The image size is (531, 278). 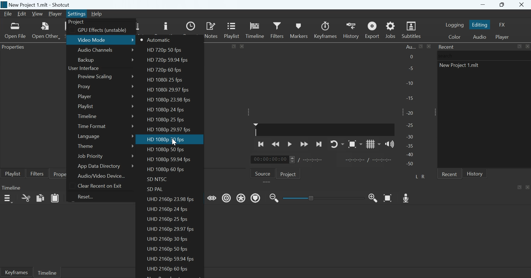 What do you see at coordinates (46, 30) in the screenshot?
I see `Open a device, stream or generator` at bounding box center [46, 30].